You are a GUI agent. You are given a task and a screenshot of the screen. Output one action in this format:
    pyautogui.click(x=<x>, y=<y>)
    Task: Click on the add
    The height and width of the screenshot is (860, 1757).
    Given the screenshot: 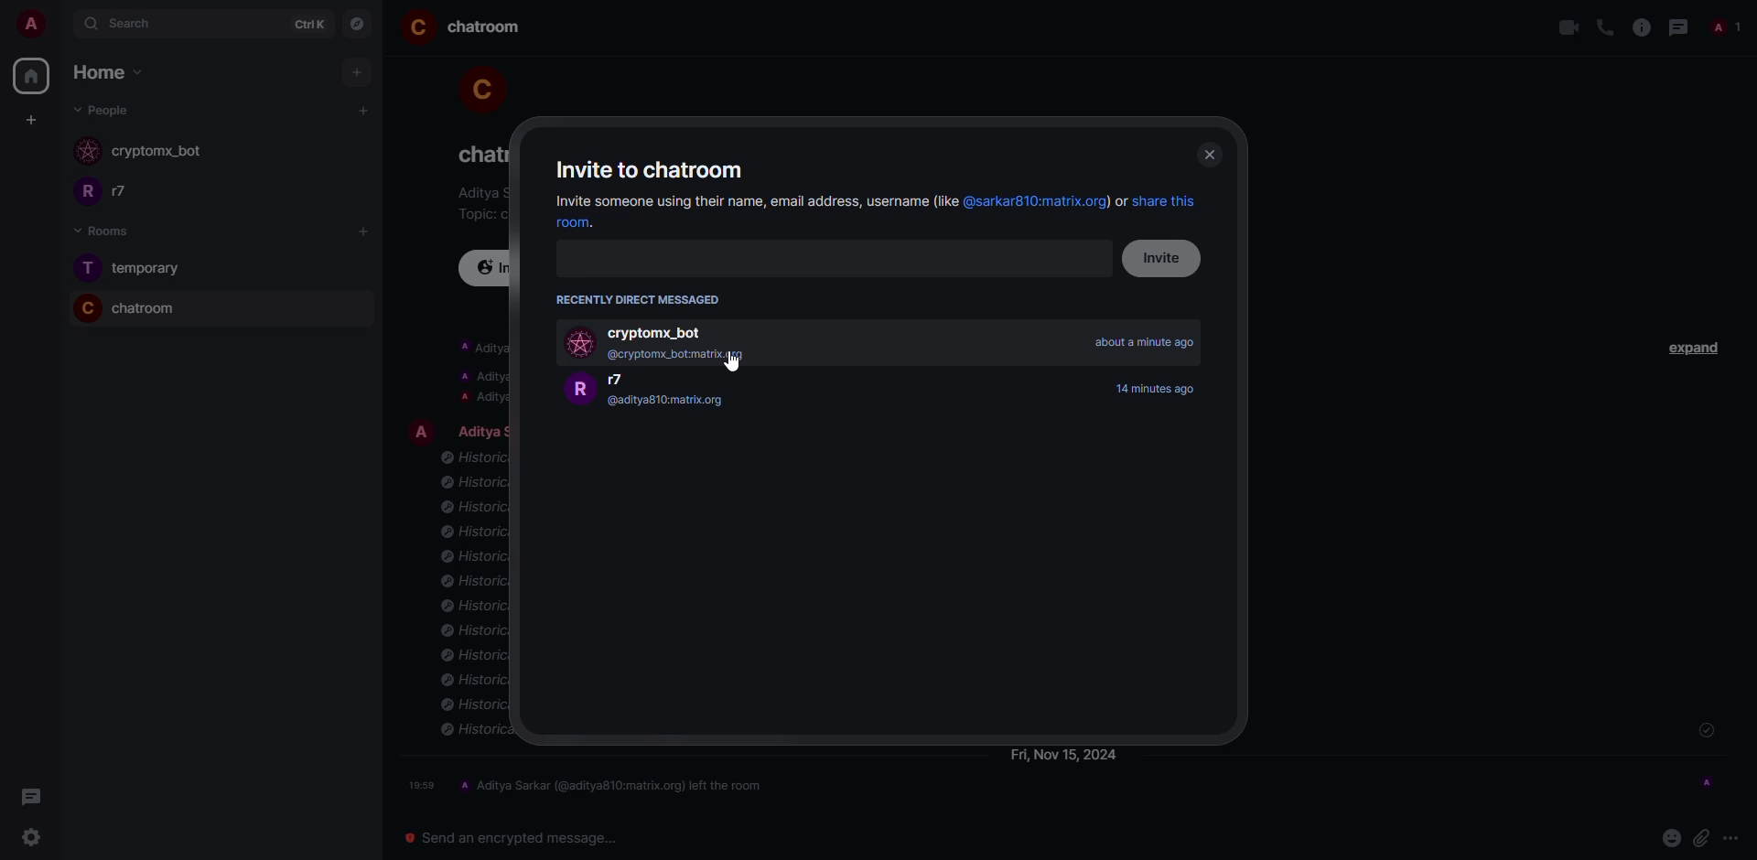 What is the action you would take?
    pyautogui.click(x=357, y=72)
    